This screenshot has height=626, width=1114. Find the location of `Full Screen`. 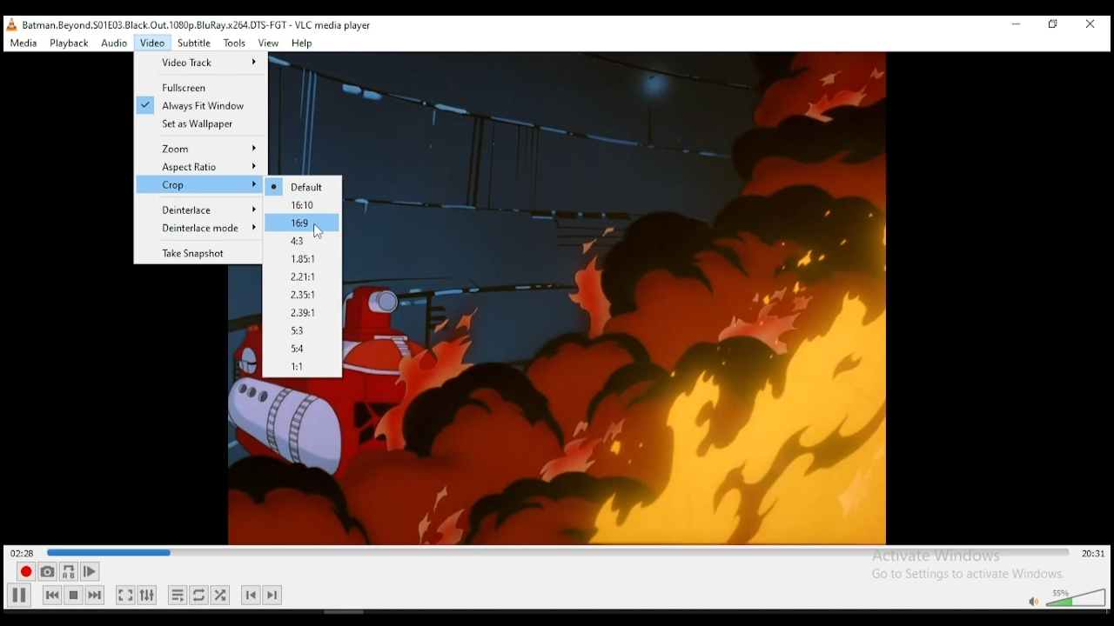

Full Screen is located at coordinates (194, 85).